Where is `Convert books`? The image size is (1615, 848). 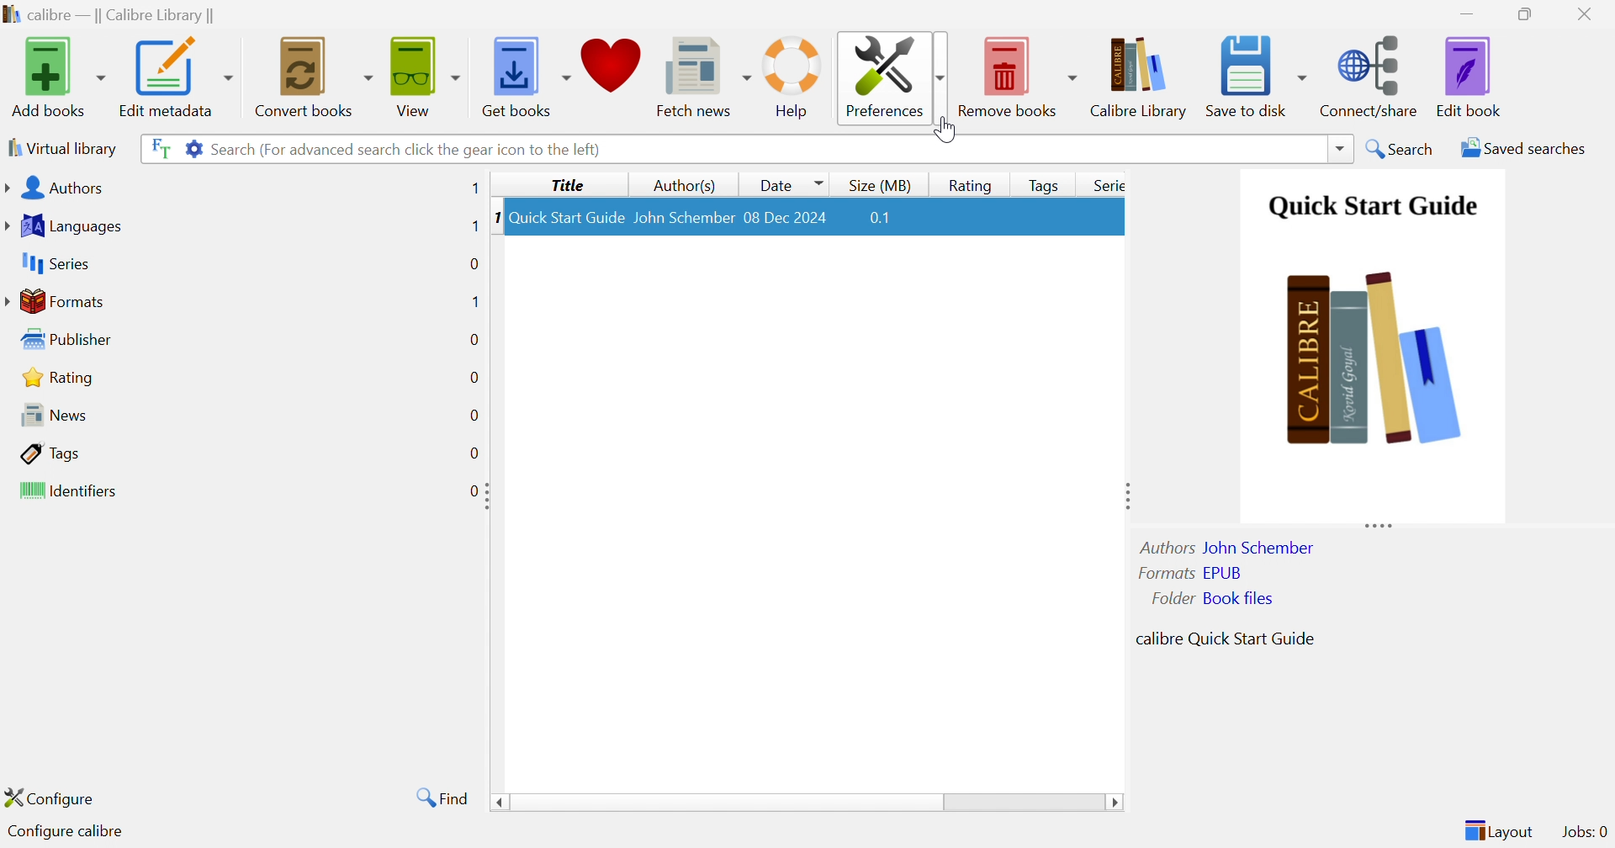
Convert books is located at coordinates (311, 75).